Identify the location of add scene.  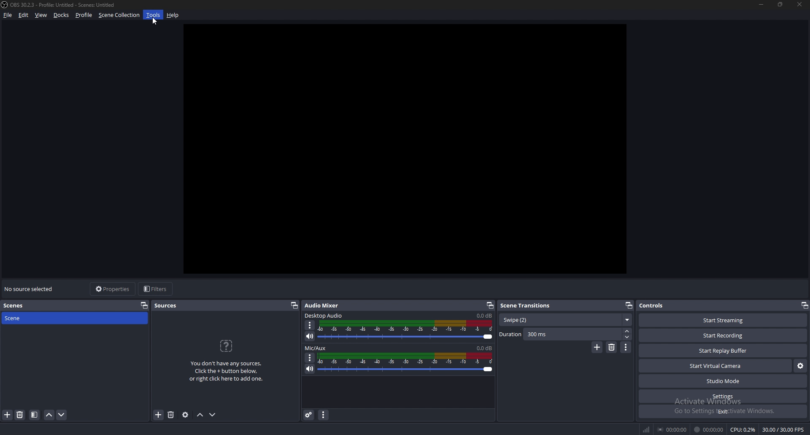
(8, 414).